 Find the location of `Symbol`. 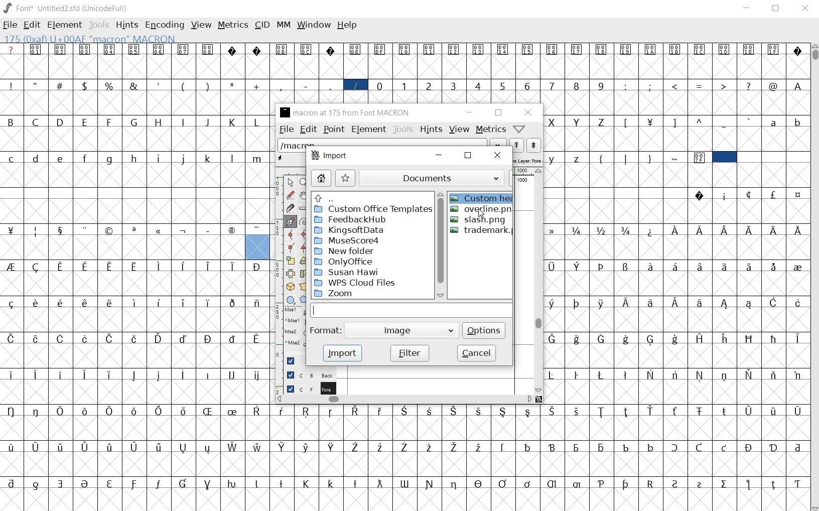

Symbol is located at coordinates (11, 304).